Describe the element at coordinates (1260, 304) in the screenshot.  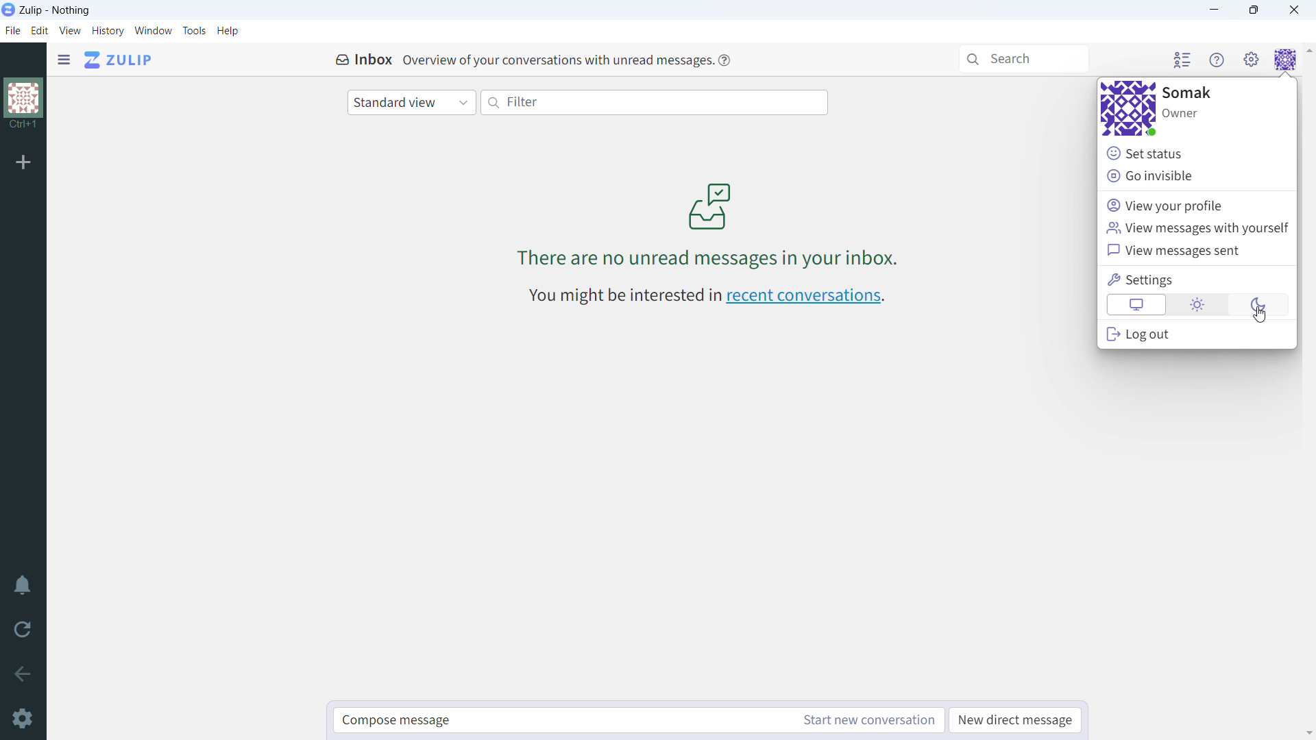
I see `dark theme` at that location.